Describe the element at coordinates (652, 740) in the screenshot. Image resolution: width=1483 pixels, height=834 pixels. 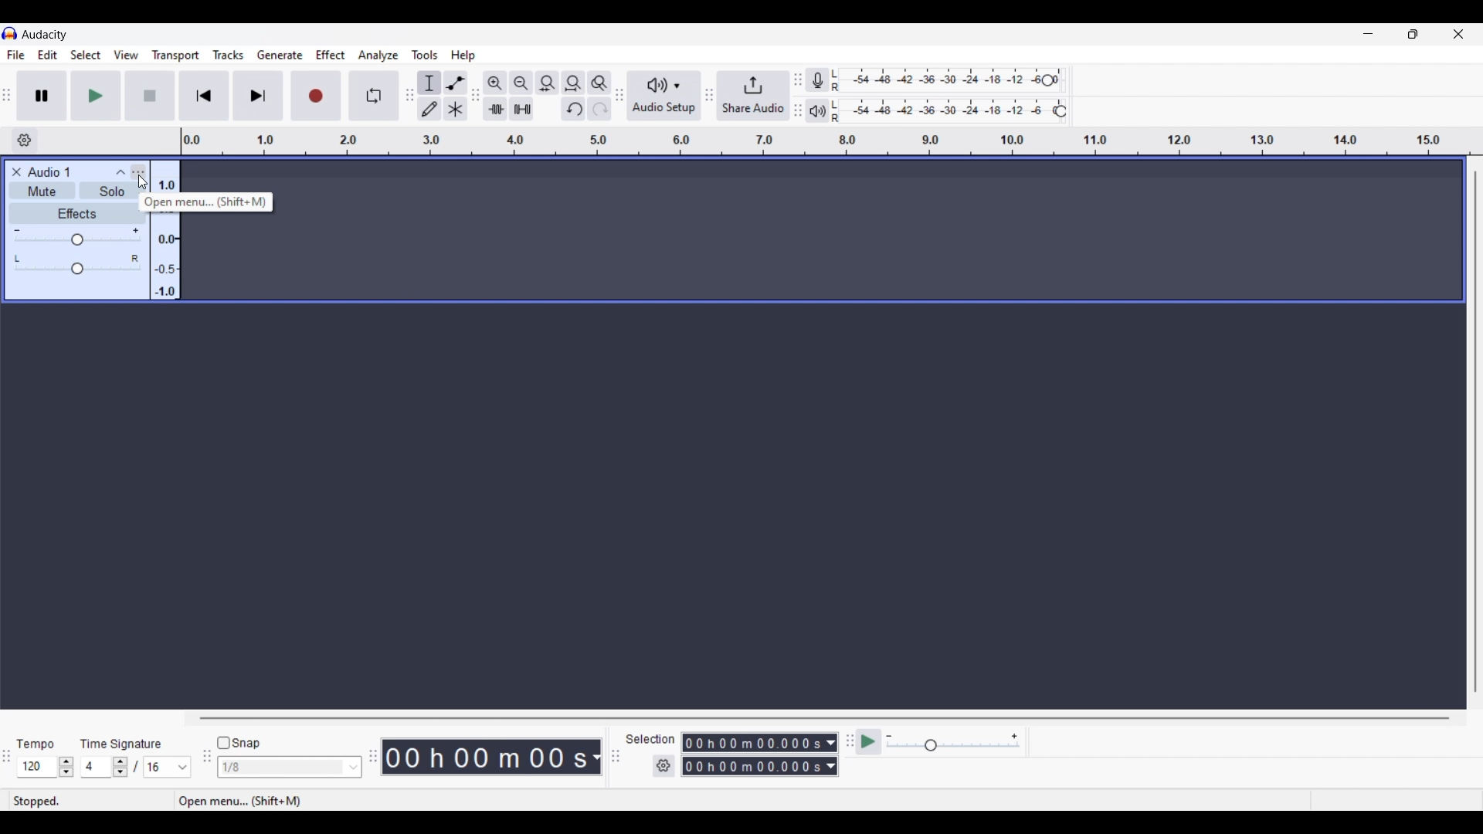
I see `Selection` at that location.